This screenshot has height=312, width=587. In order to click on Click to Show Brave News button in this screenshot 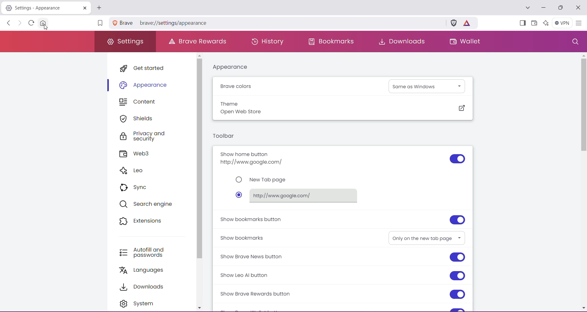, I will do `click(458, 258)`.